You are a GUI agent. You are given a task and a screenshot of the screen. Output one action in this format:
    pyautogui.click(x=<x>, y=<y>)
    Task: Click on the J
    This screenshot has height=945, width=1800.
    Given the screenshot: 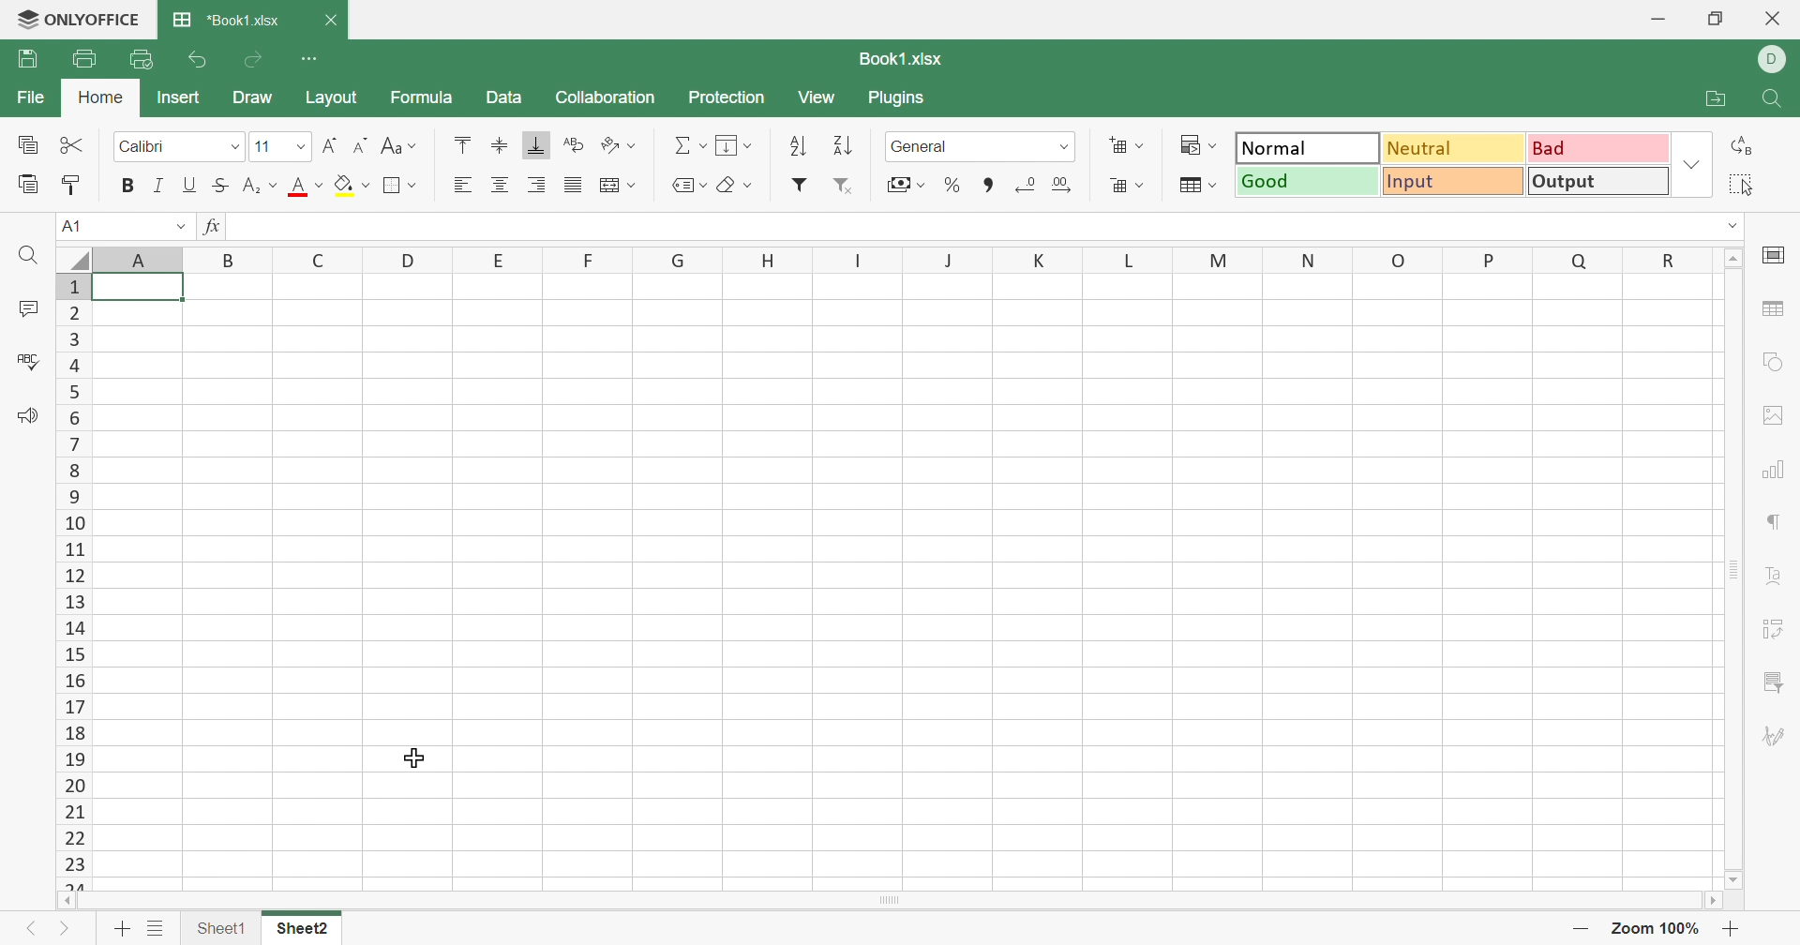 What is the action you would take?
    pyautogui.click(x=938, y=261)
    